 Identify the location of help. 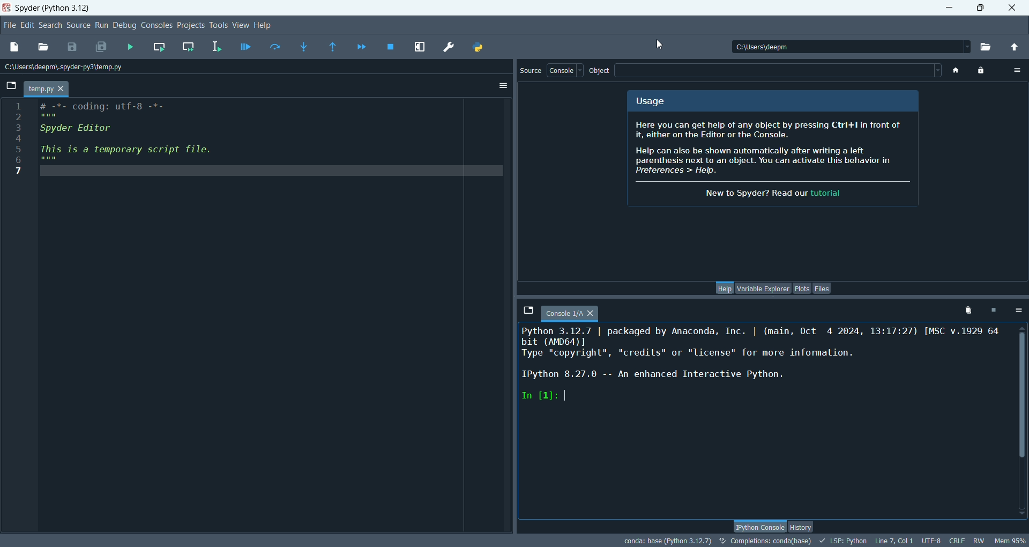
(265, 25).